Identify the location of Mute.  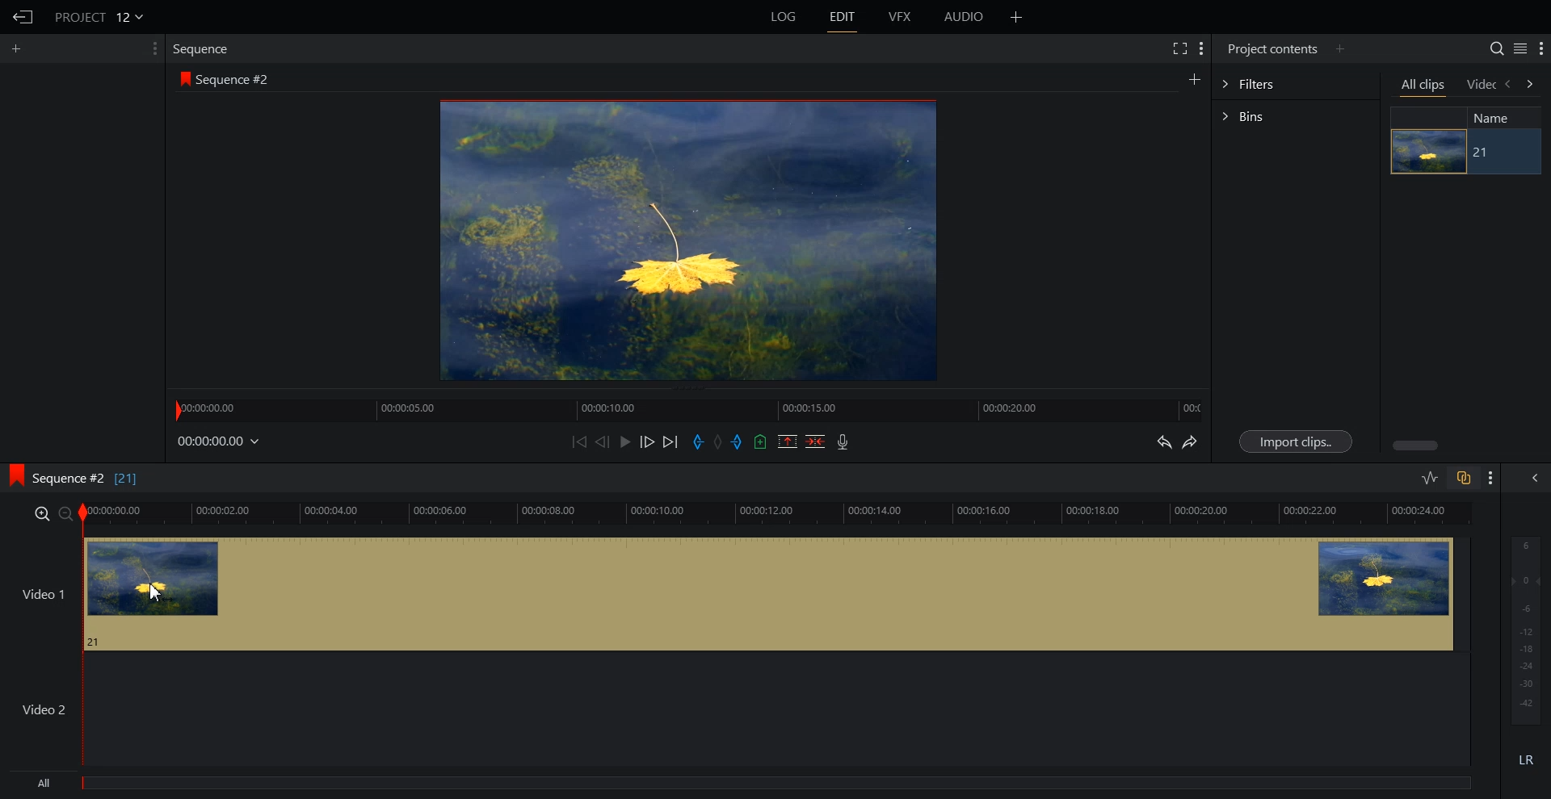
(1527, 759).